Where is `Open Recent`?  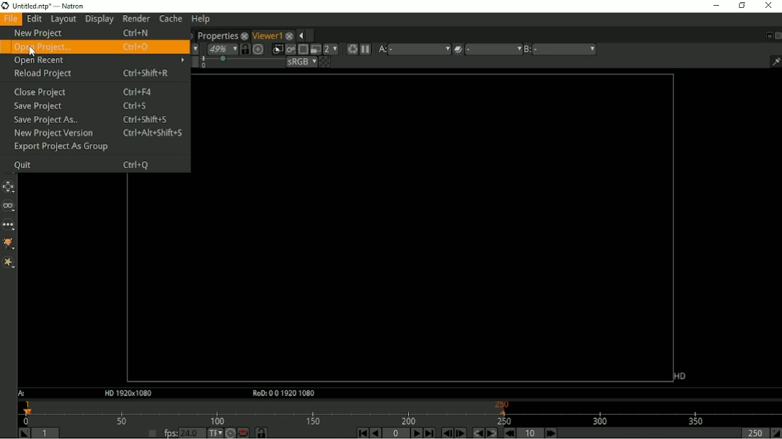 Open Recent is located at coordinates (98, 61).